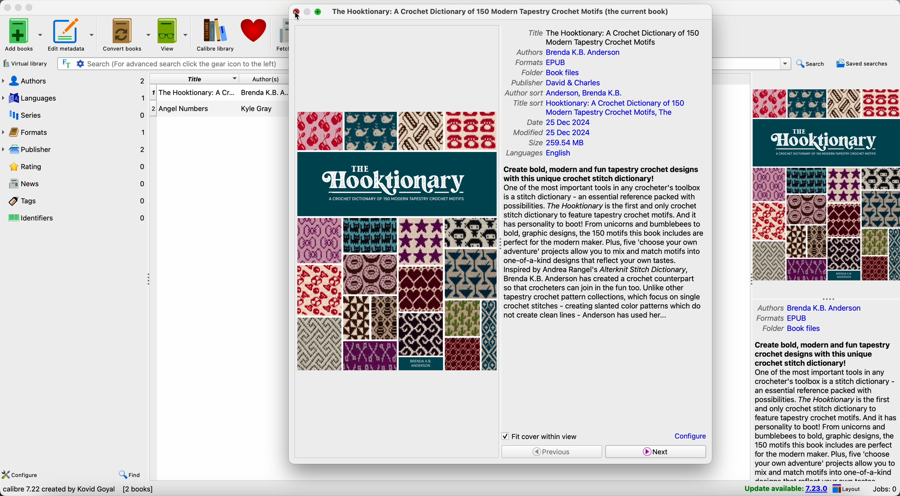 Image resolution: width=900 pixels, height=496 pixels. Describe the element at coordinates (825, 184) in the screenshot. I see `book cover preview` at that location.